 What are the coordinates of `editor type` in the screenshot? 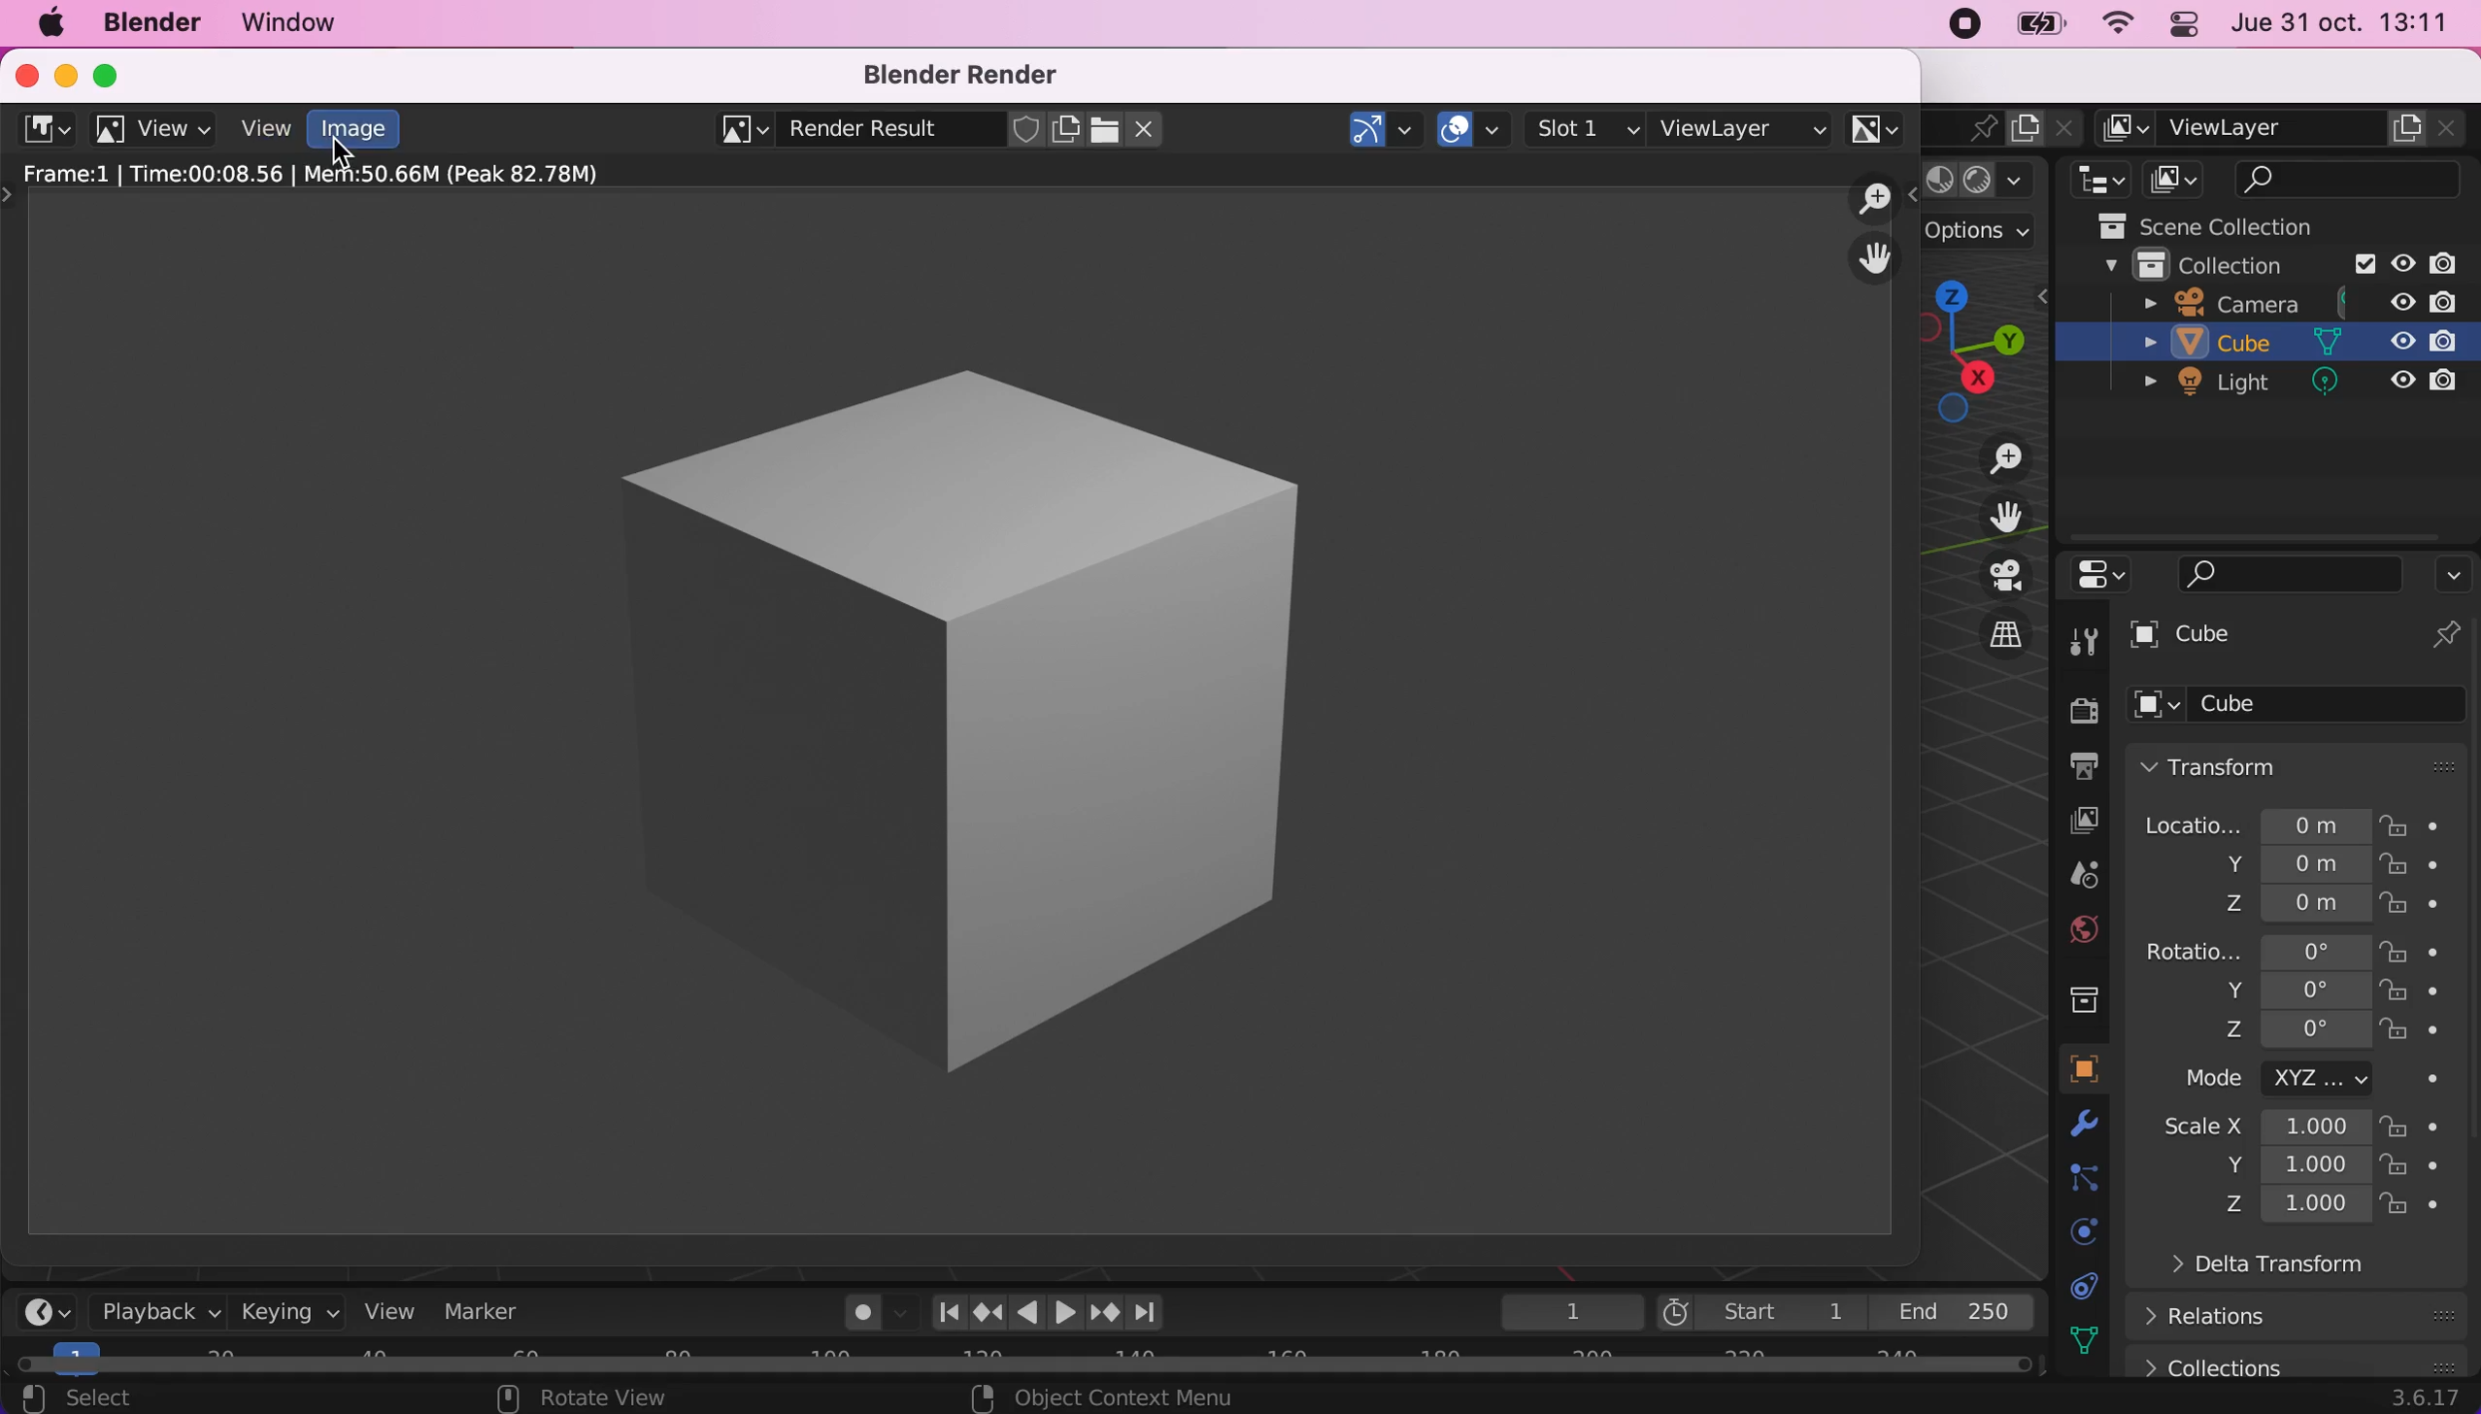 It's located at (47, 1311).